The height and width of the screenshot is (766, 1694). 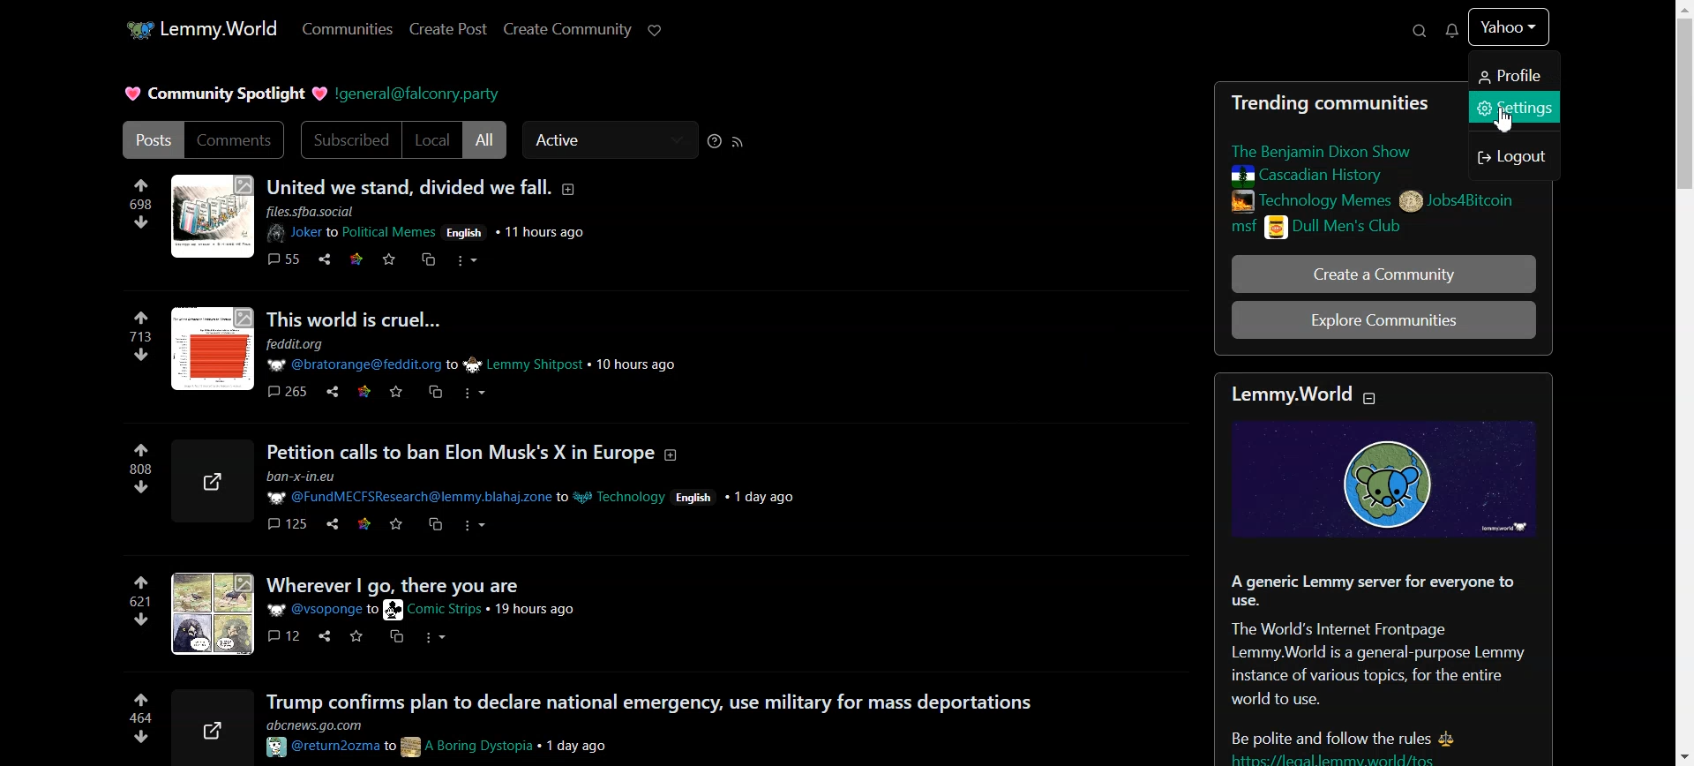 What do you see at coordinates (135, 716) in the screenshot?
I see `464` at bounding box center [135, 716].